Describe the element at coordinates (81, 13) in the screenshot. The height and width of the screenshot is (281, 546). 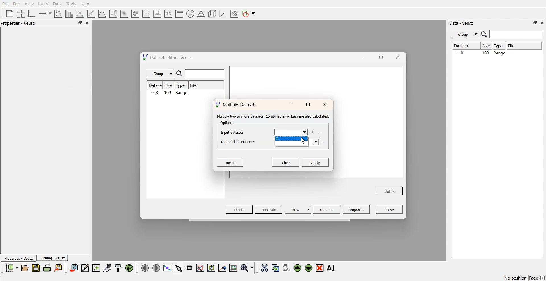
I see `histogram` at that location.